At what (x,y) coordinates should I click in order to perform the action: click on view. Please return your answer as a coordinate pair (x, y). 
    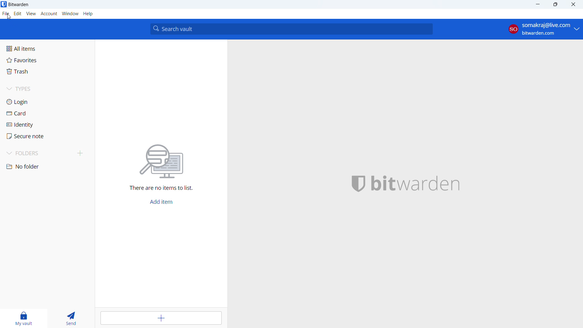
    Looking at the image, I should click on (31, 14).